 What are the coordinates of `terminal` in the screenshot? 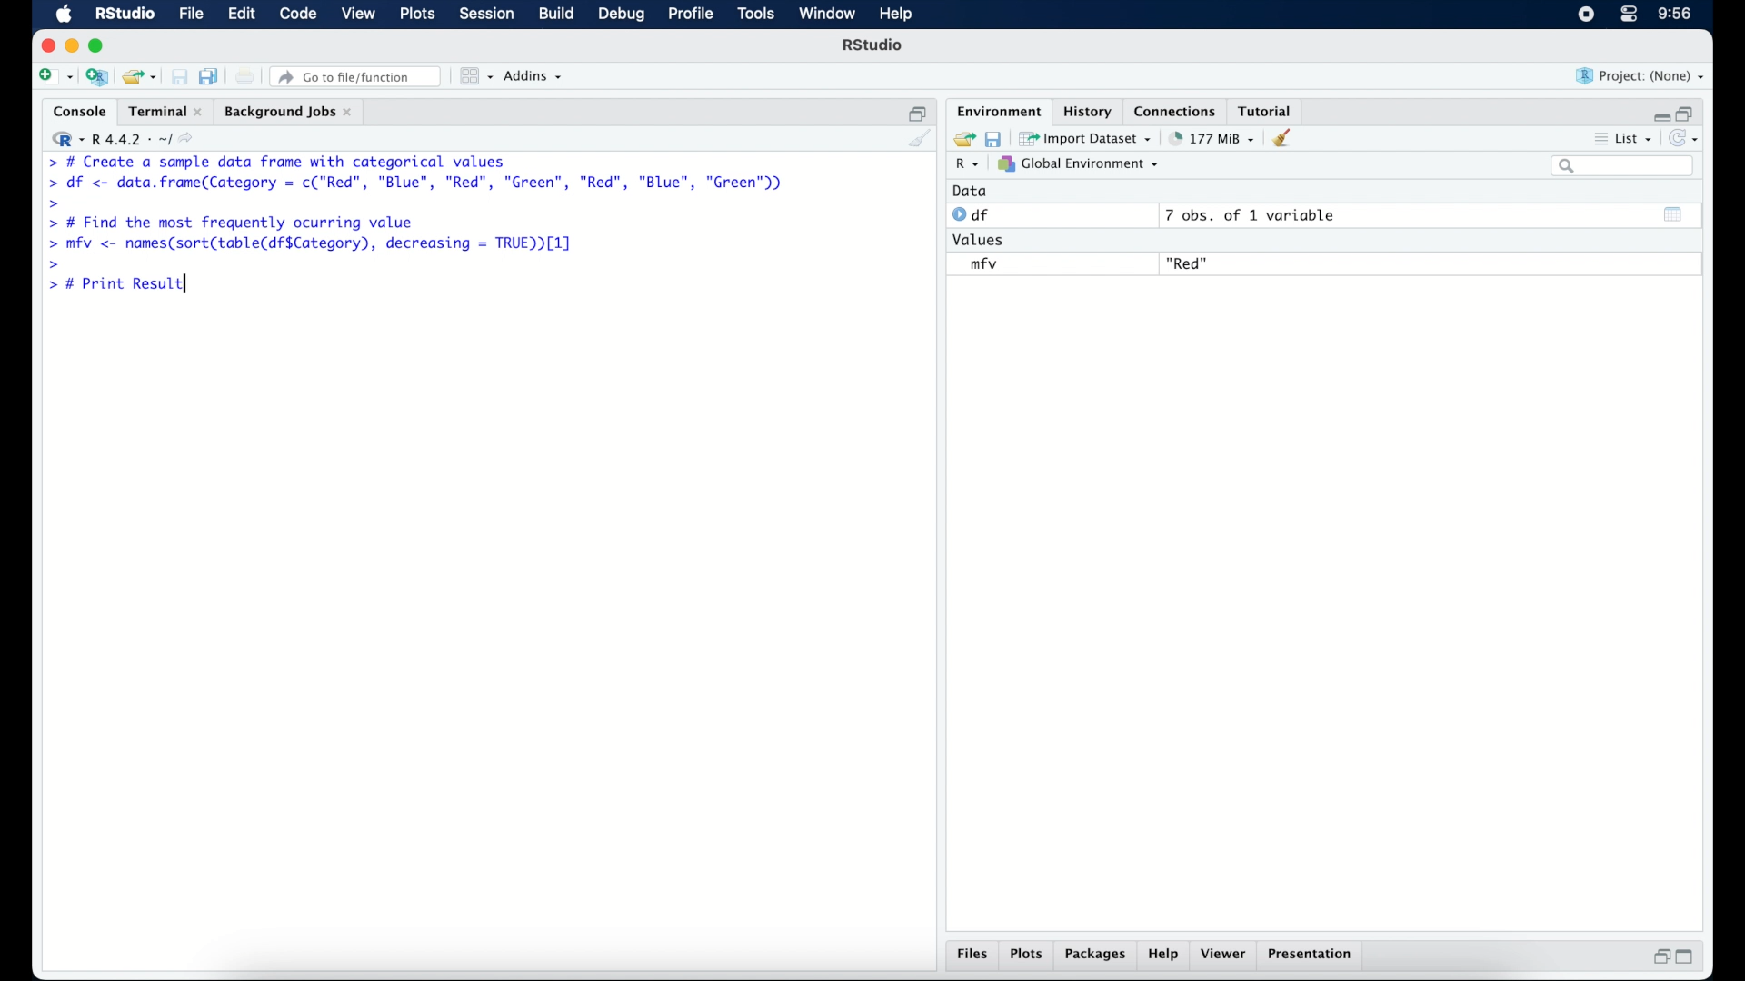 It's located at (163, 109).